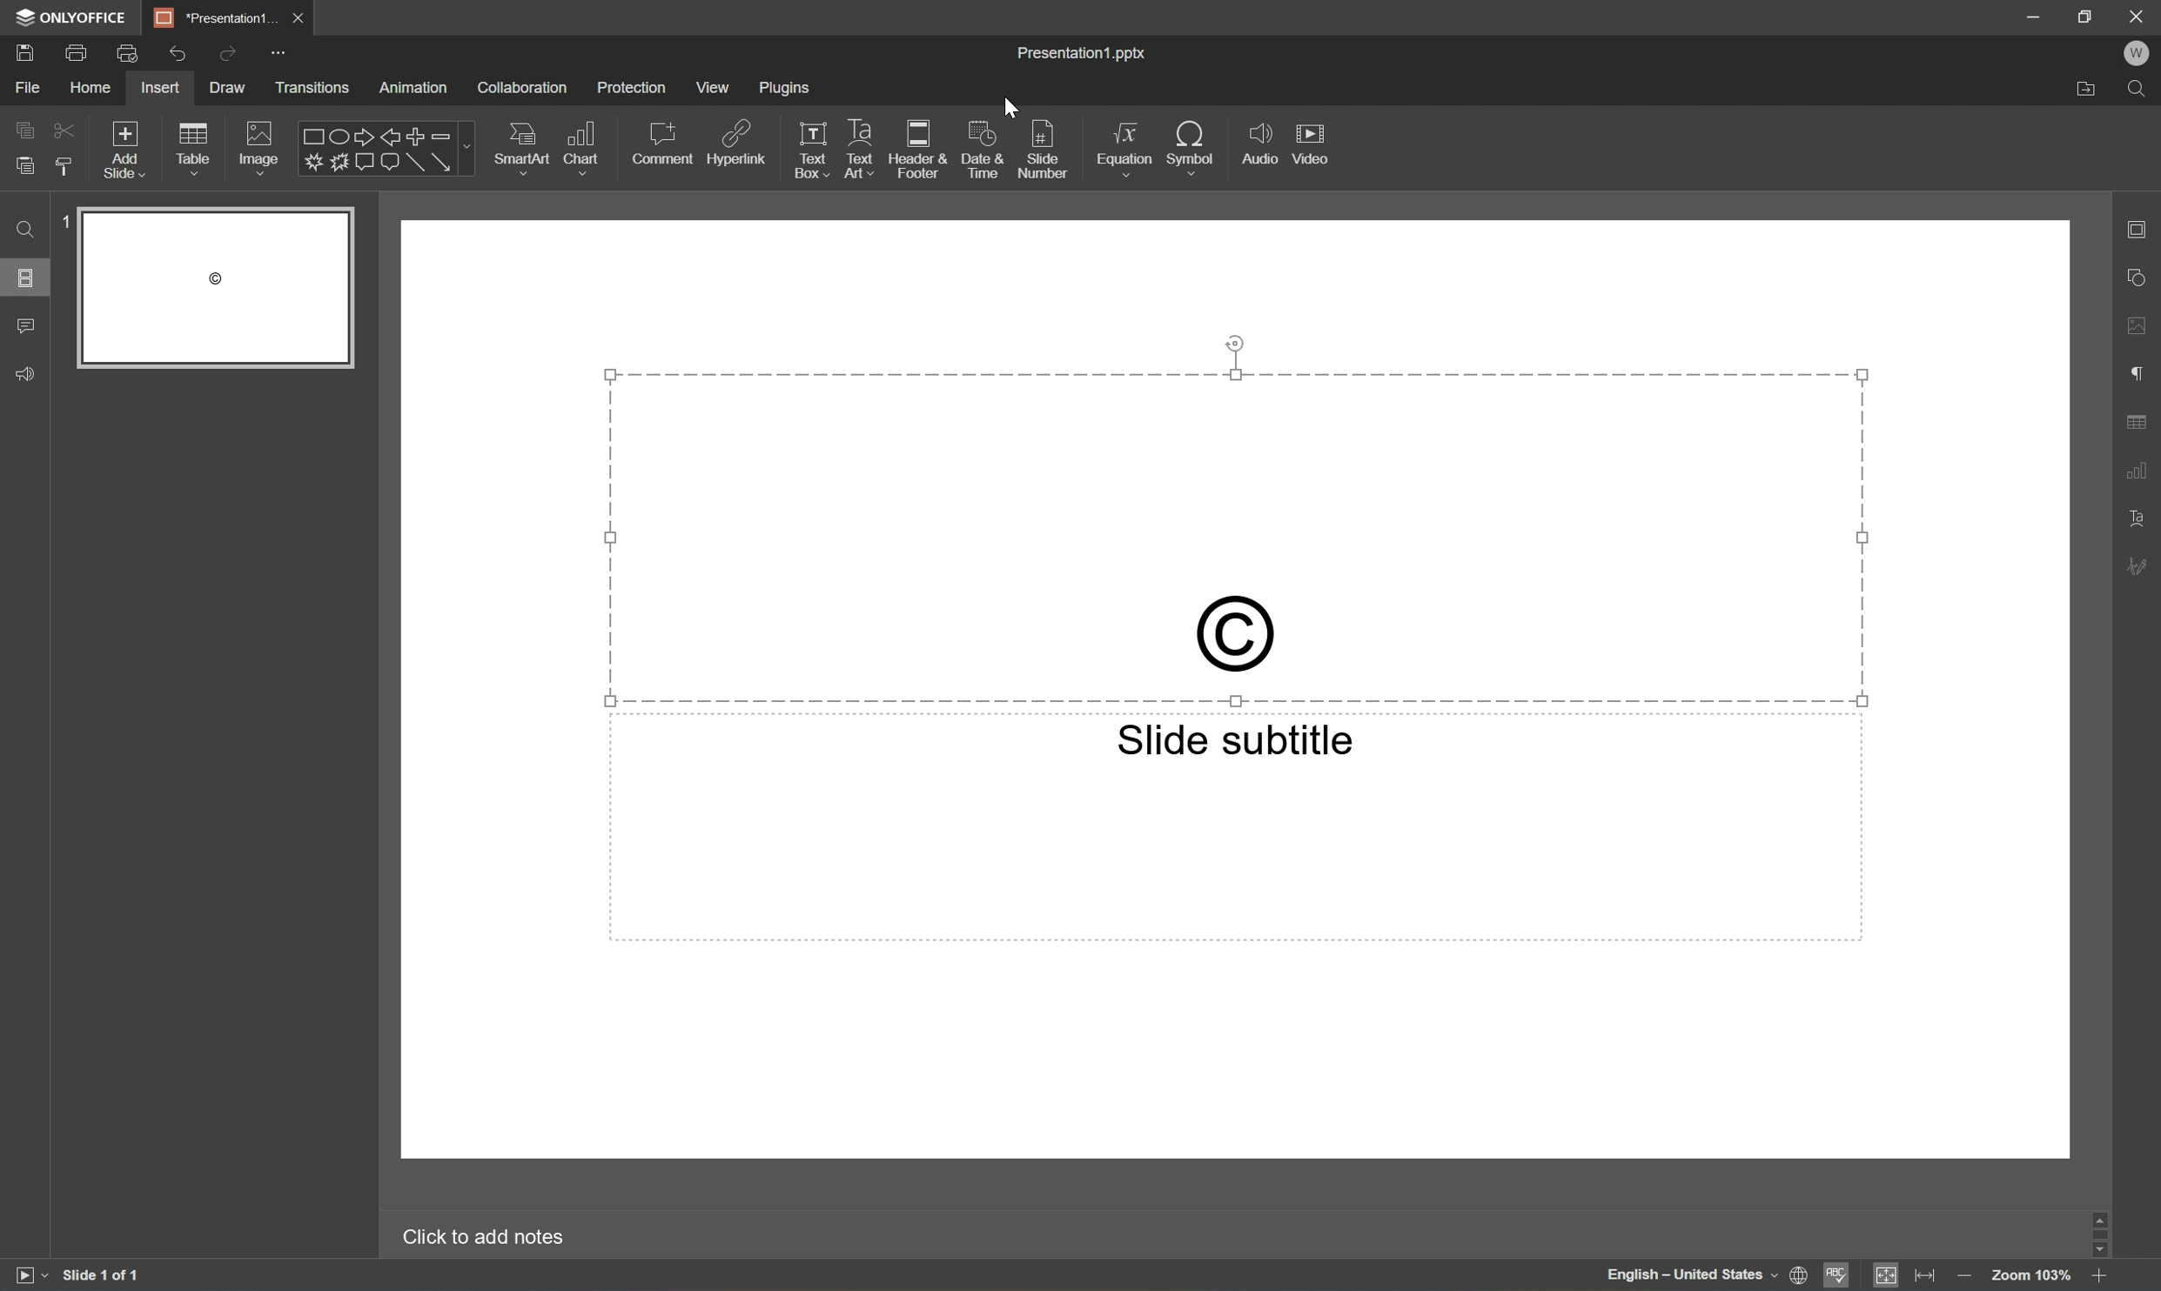 This screenshot has width=2161, height=1291. I want to click on Fit to slide, so click(1884, 1275).